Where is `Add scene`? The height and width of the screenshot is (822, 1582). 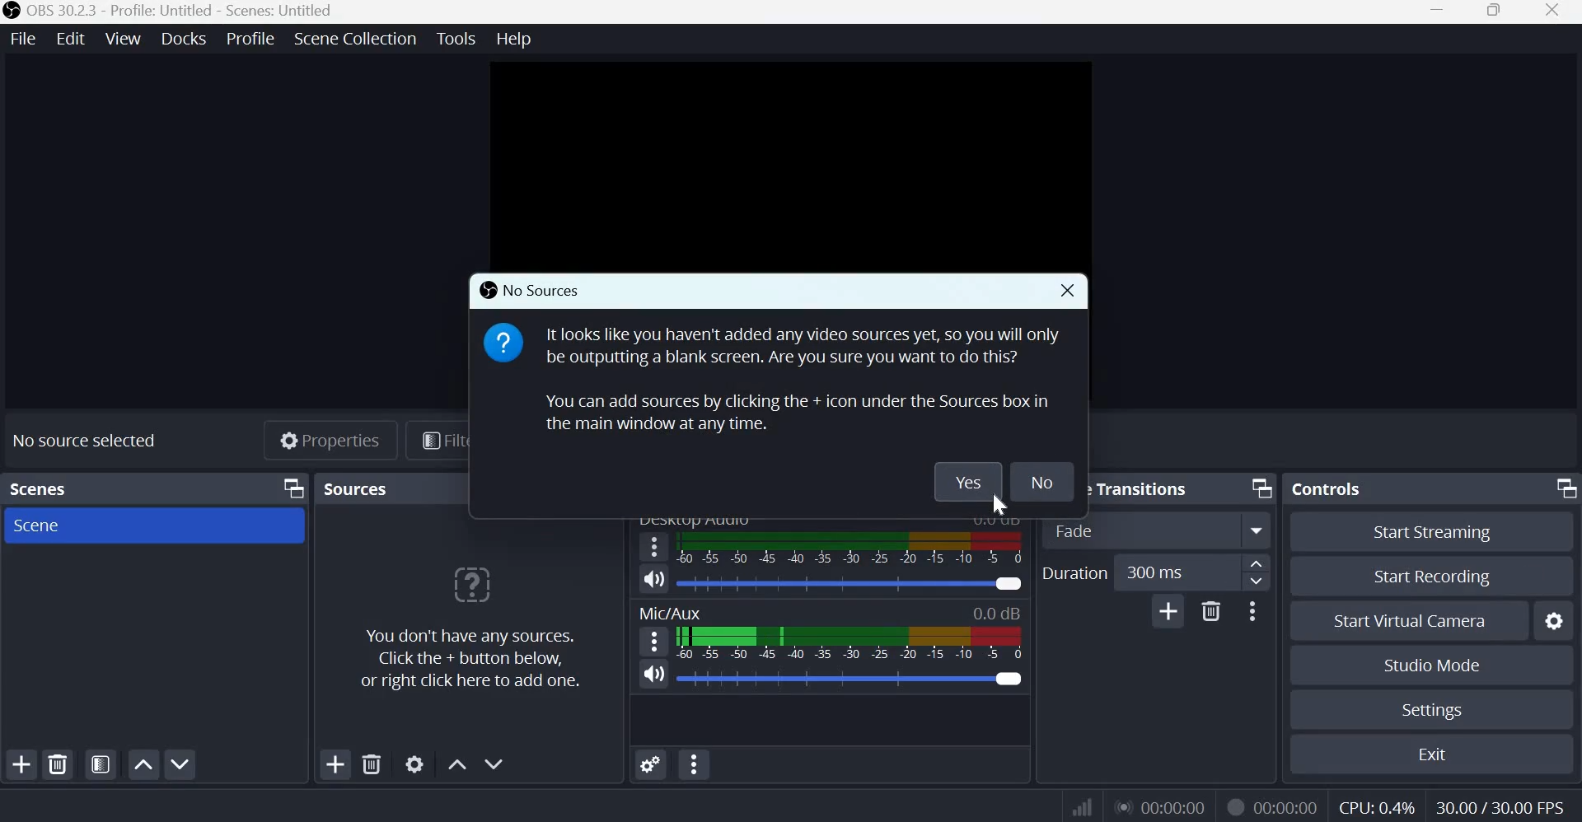
Add scene is located at coordinates (21, 762).